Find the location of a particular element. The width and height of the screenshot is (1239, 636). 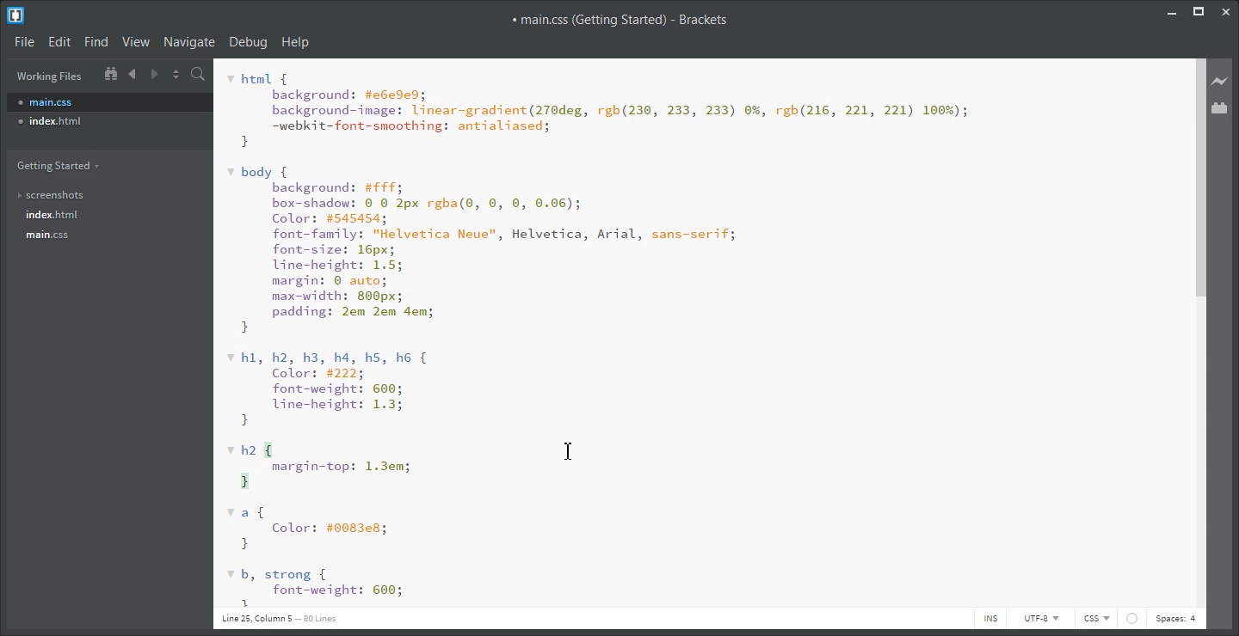

Find in files is located at coordinates (200, 74).